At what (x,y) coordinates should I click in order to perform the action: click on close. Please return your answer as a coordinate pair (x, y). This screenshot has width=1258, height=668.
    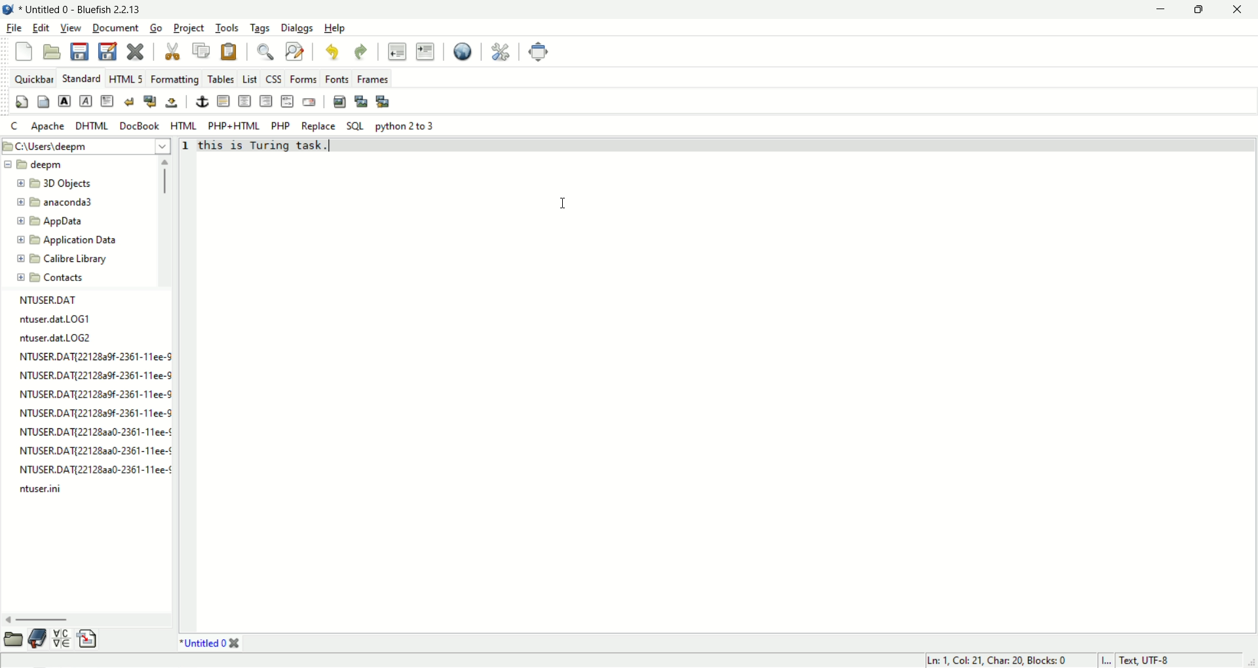
    Looking at the image, I should click on (137, 53).